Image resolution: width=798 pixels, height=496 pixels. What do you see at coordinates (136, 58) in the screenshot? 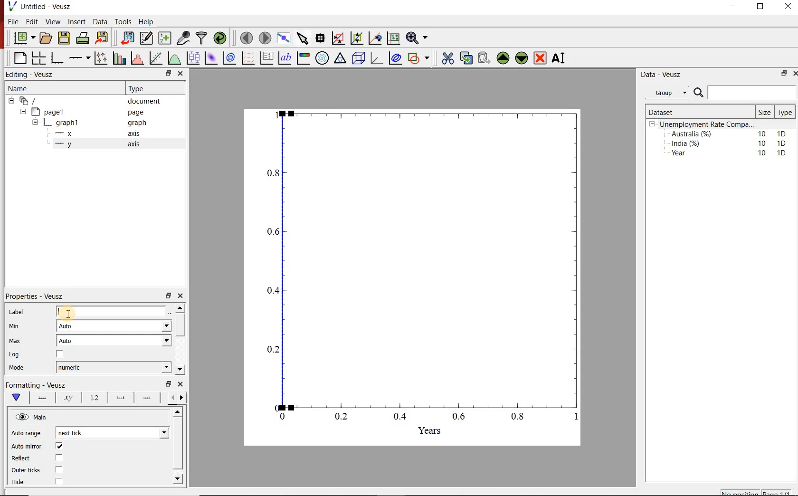
I see `histograms` at bounding box center [136, 58].